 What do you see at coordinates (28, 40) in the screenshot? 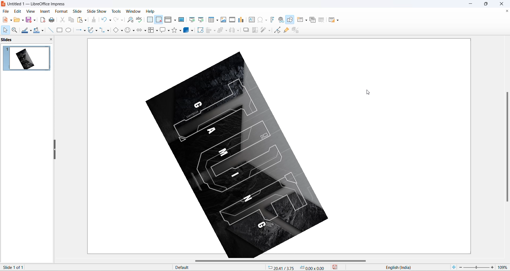
I see `slides and close slide` at bounding box center [28, 40].